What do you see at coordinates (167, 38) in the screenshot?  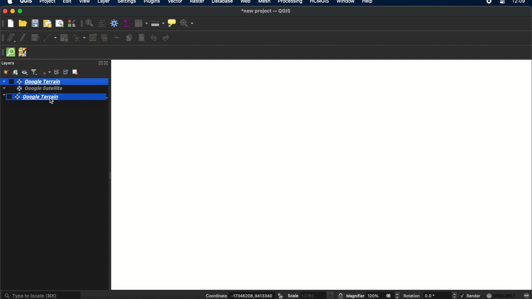 I see `redo` at bounding box center [167, 38].